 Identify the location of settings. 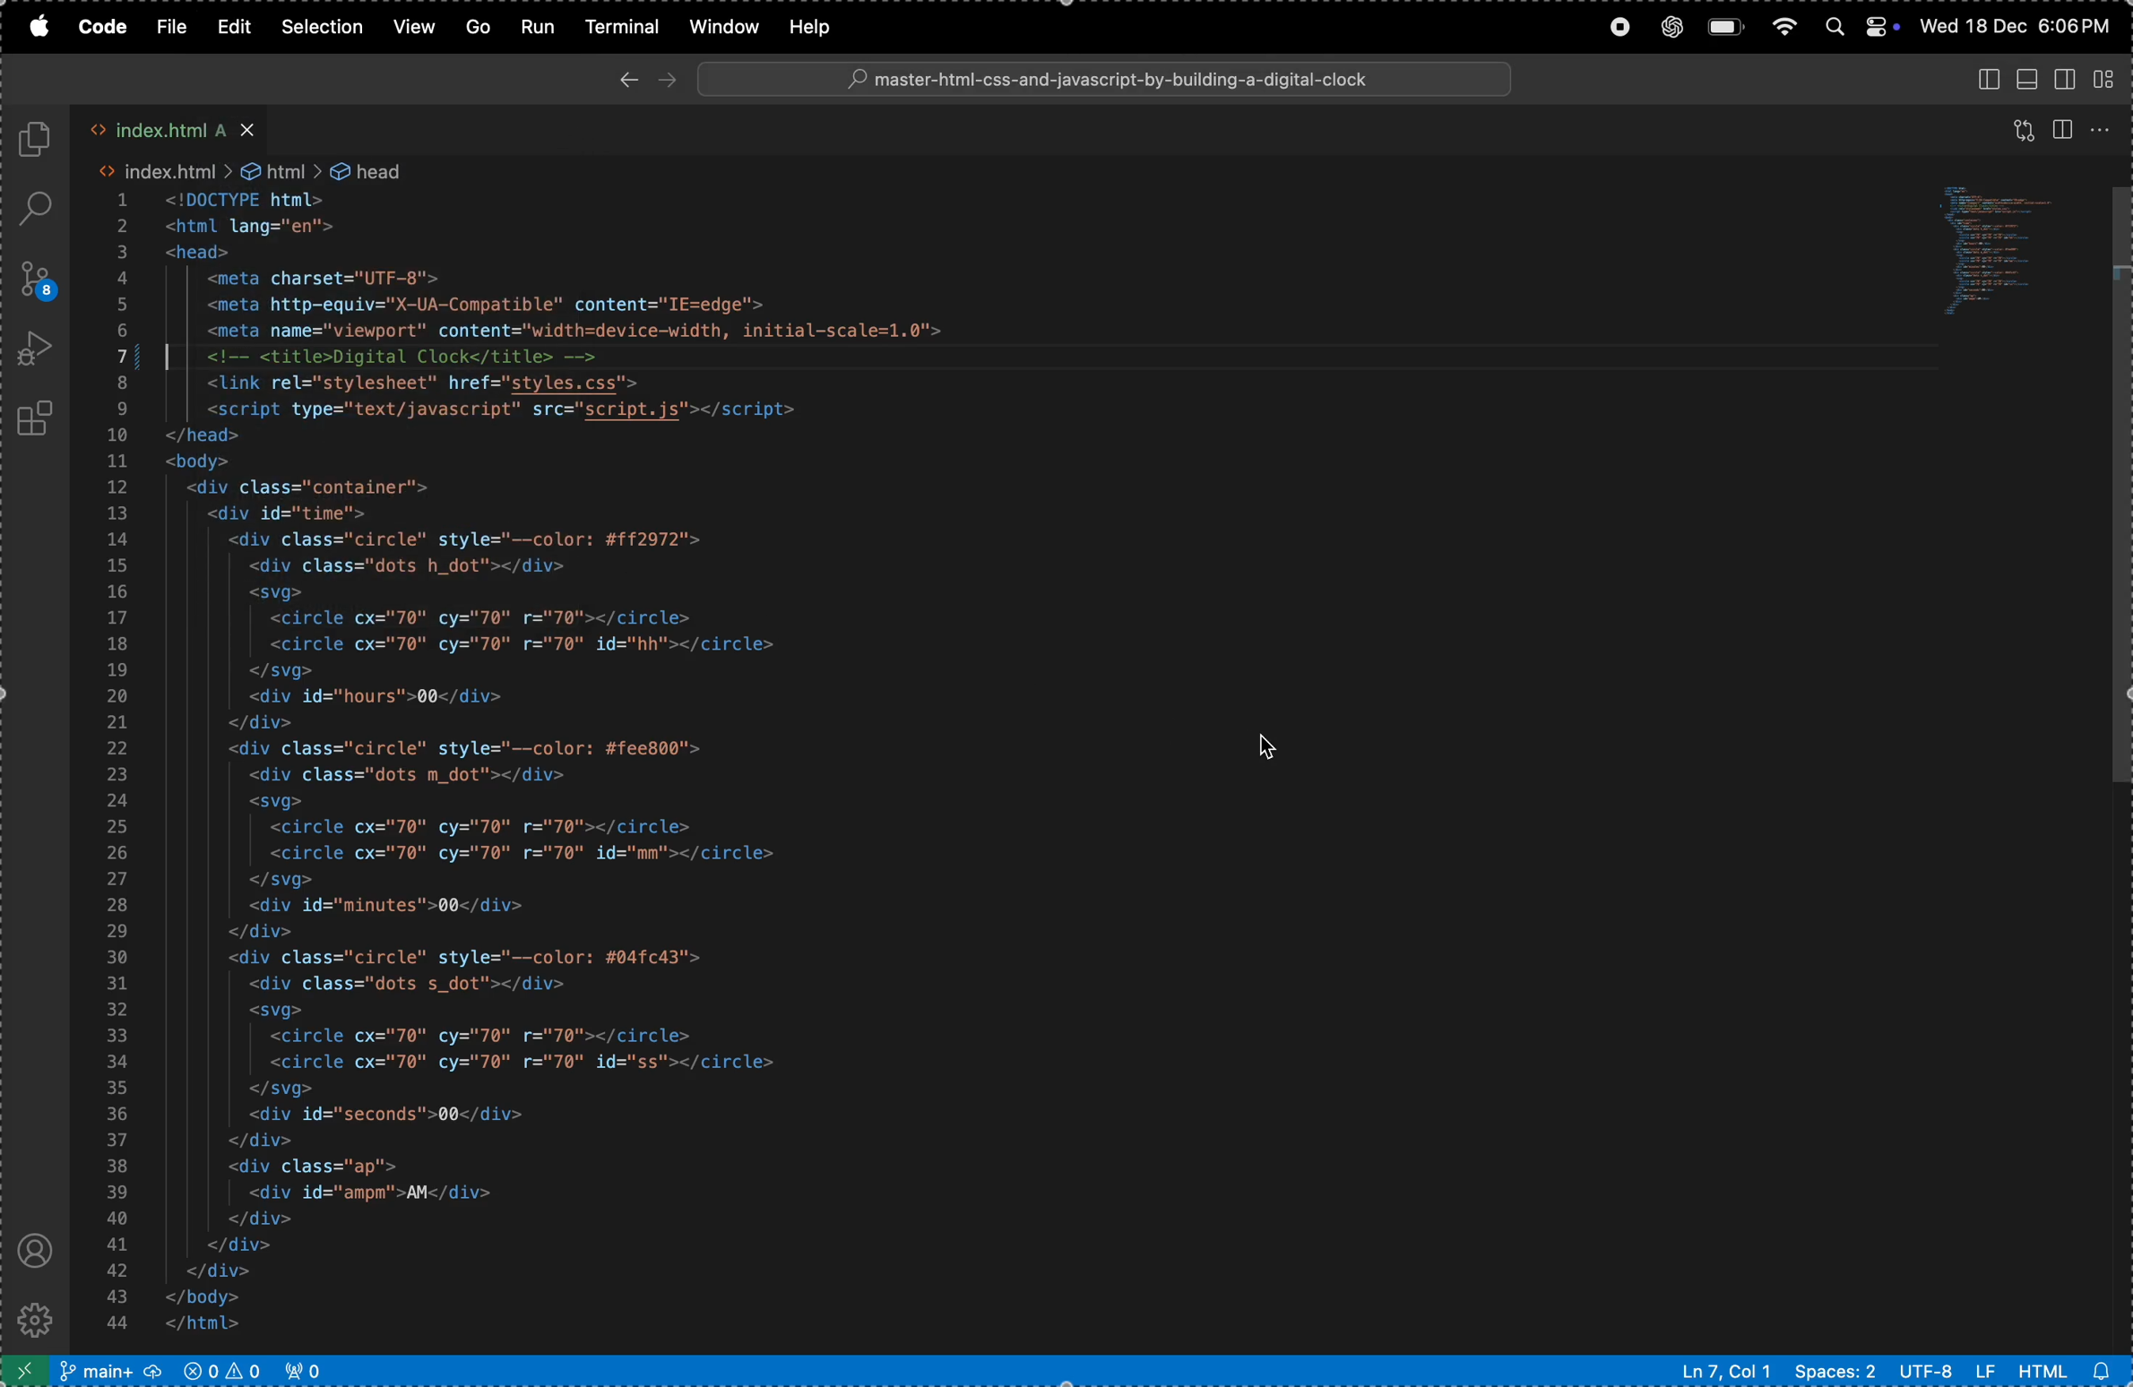
(41, 1318).